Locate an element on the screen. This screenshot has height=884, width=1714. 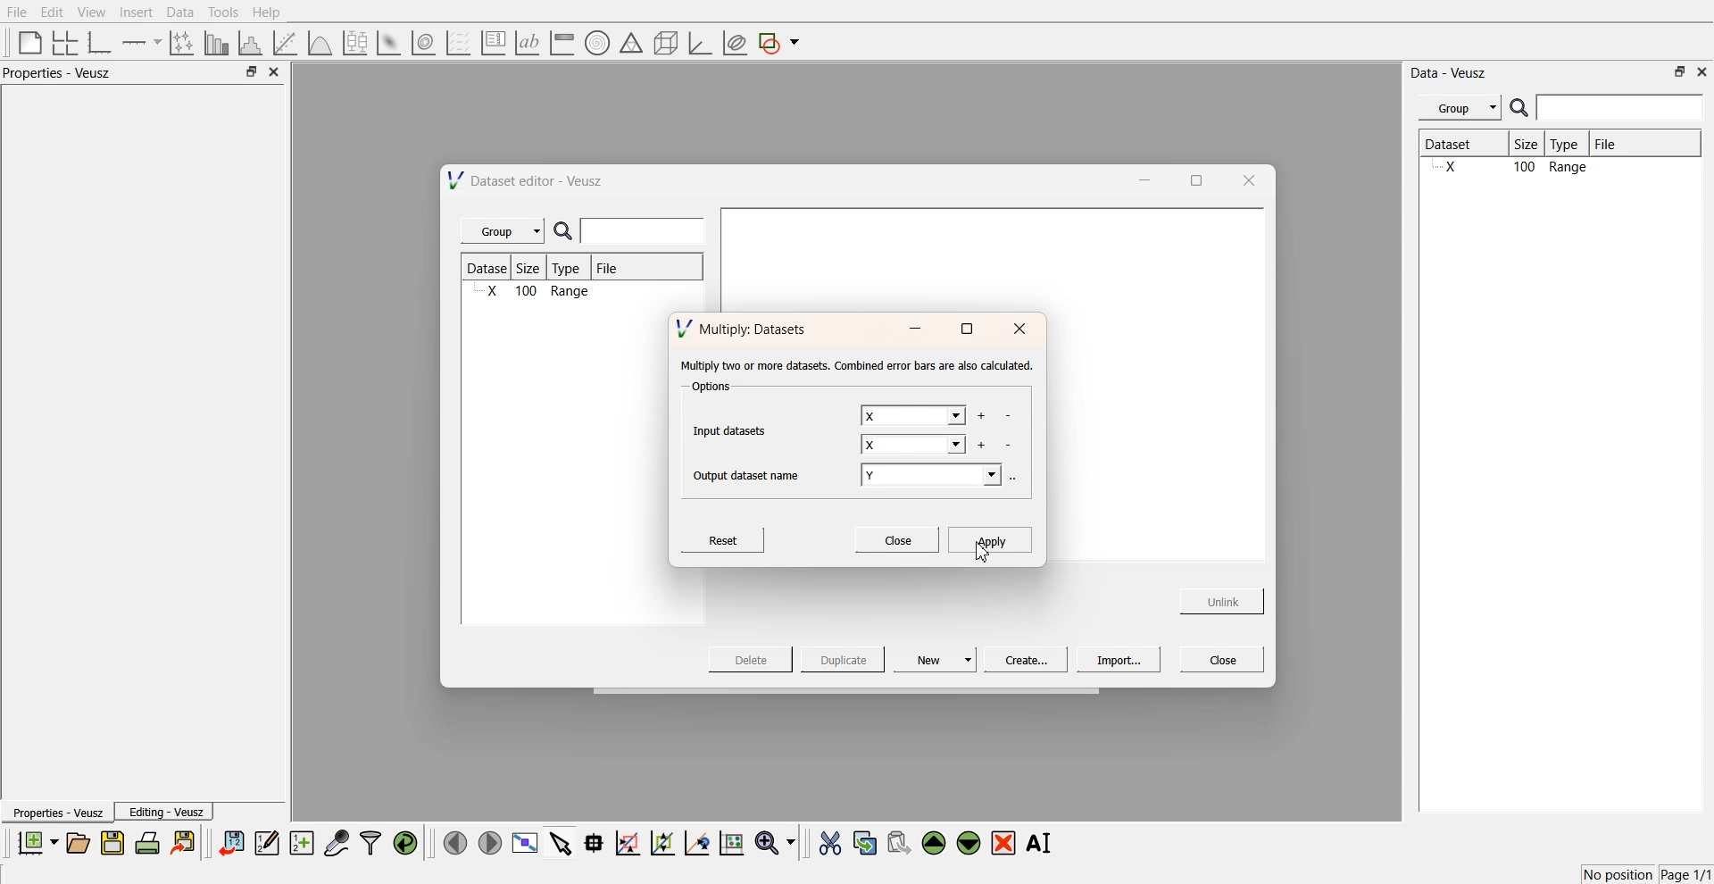
recenter the graph axes is located at coordinates (696, 842).